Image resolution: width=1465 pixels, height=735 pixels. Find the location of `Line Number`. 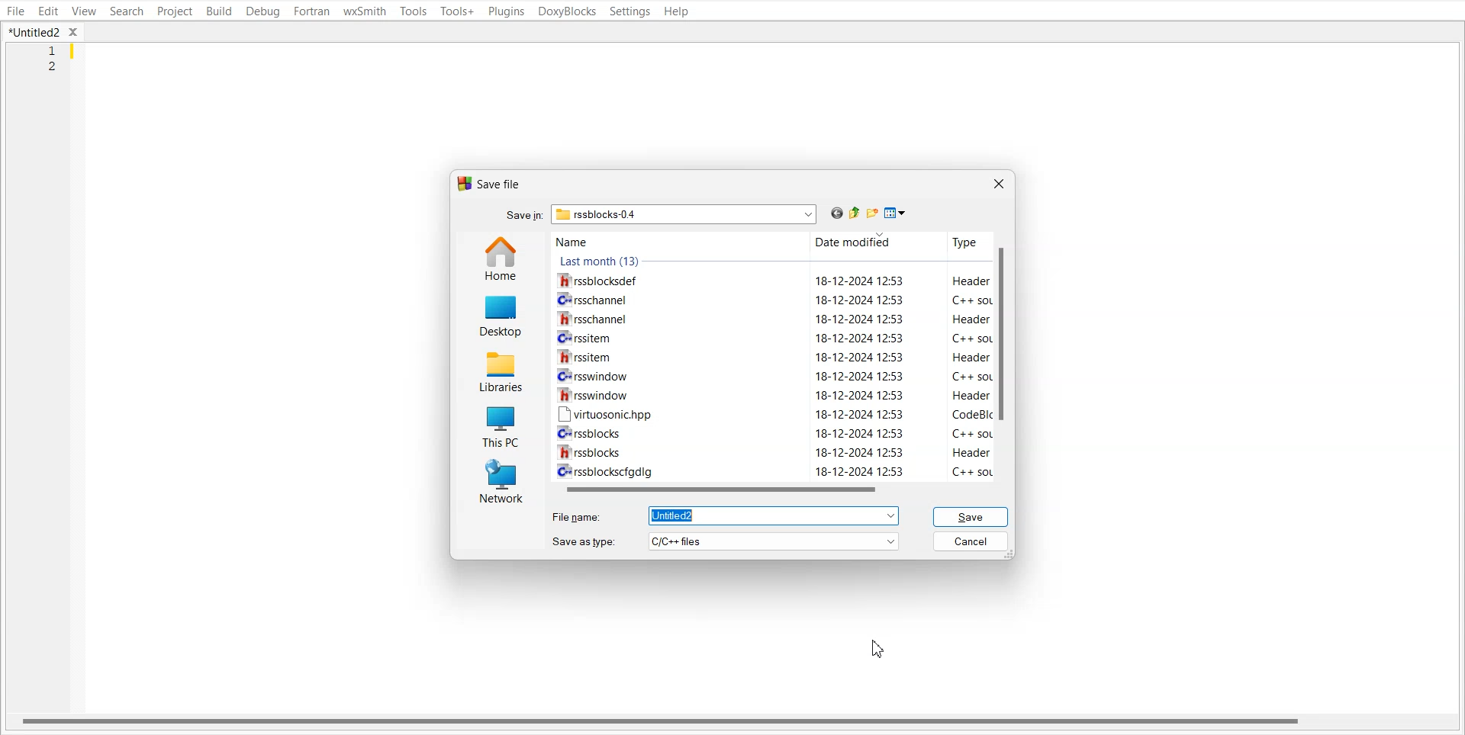

Line Number is located at coordinates (43, 54).